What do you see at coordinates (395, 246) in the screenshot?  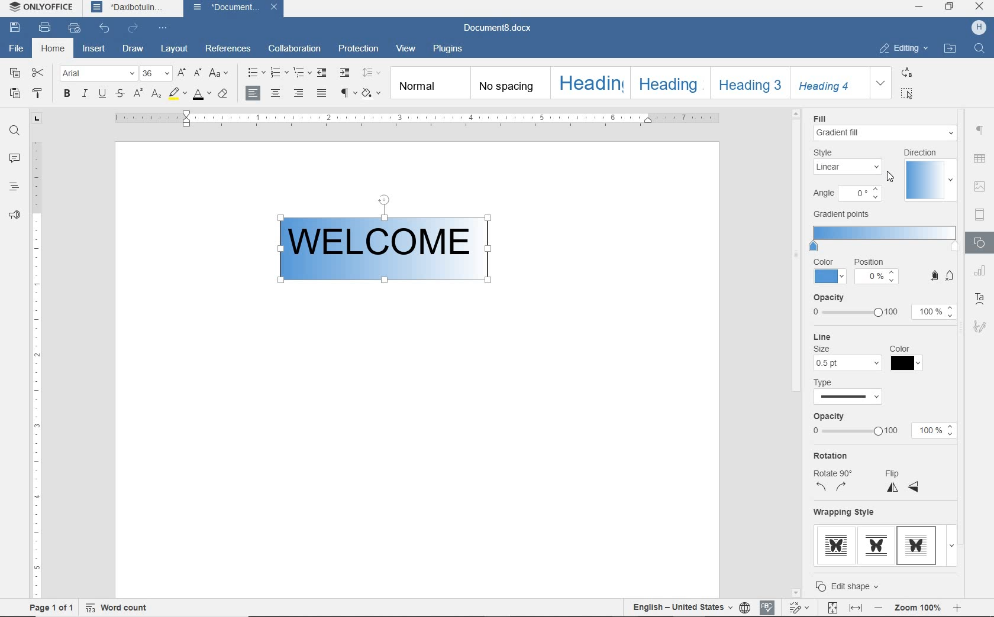 I see `gradient added` at bounding box center [395, 246].